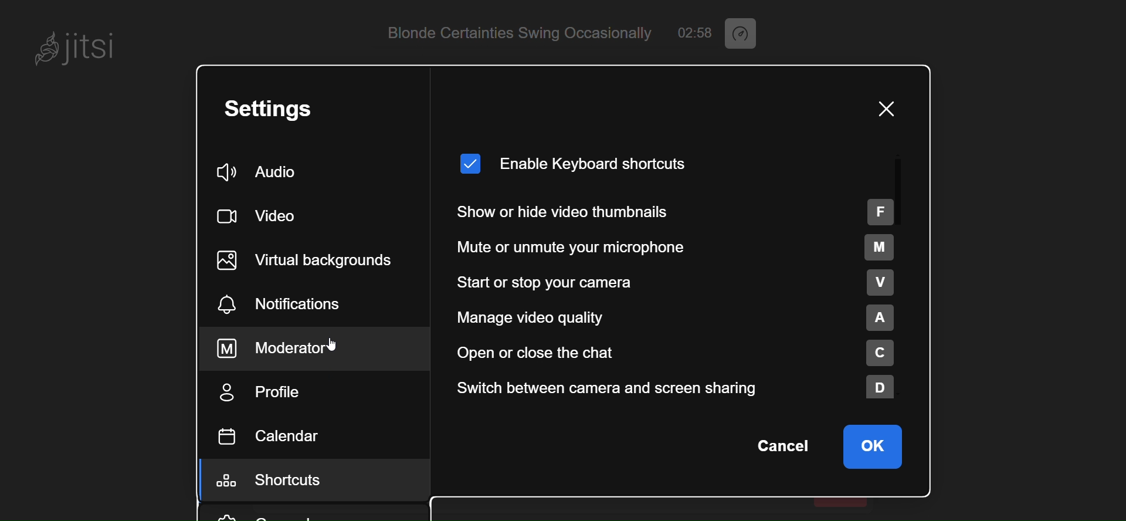 The height and width of the screenshot is (521, 1126). Describe the element at coordinates (289, 349) in the screenshot. I see `moderator` at that location.